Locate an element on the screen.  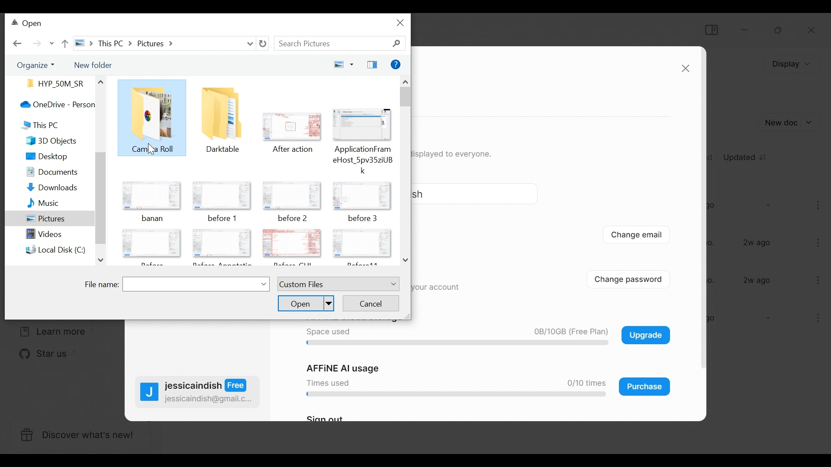
Darktable is located at coordinates (223, 150).